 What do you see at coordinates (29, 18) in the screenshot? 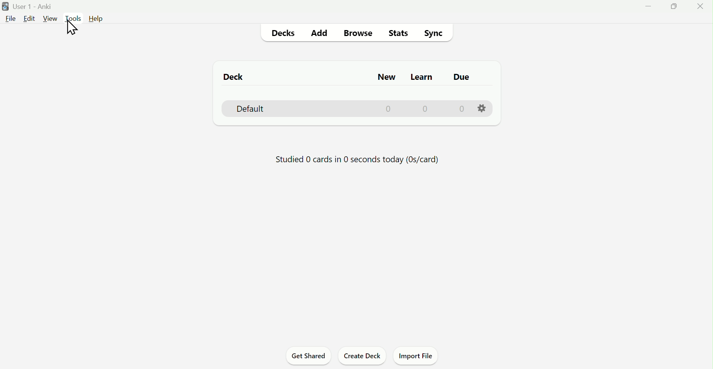
I see `Edit` at bounding box center [29, 18].